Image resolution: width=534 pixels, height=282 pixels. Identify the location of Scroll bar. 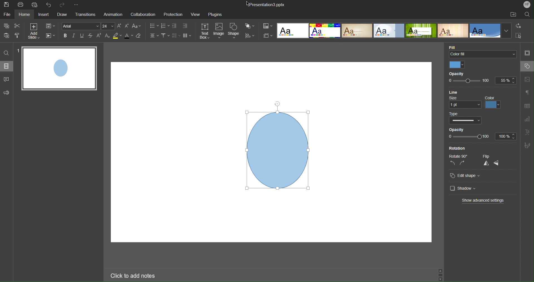
(442, 274).